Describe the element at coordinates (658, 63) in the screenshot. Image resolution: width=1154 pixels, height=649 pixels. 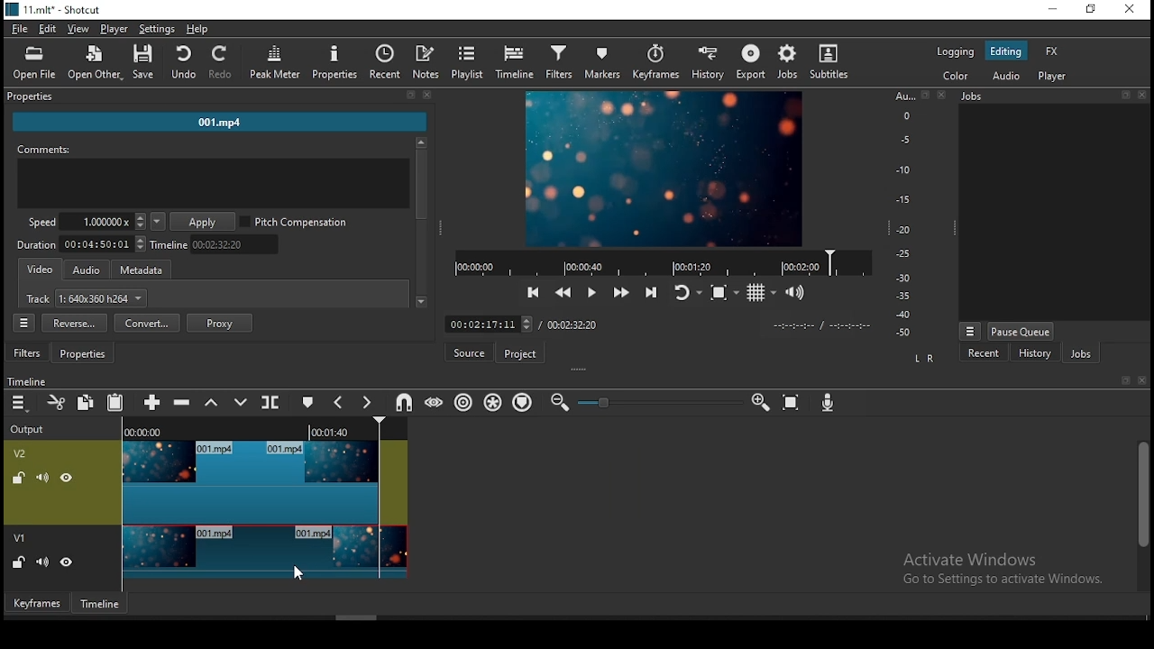
I see `keyframes` at that location.